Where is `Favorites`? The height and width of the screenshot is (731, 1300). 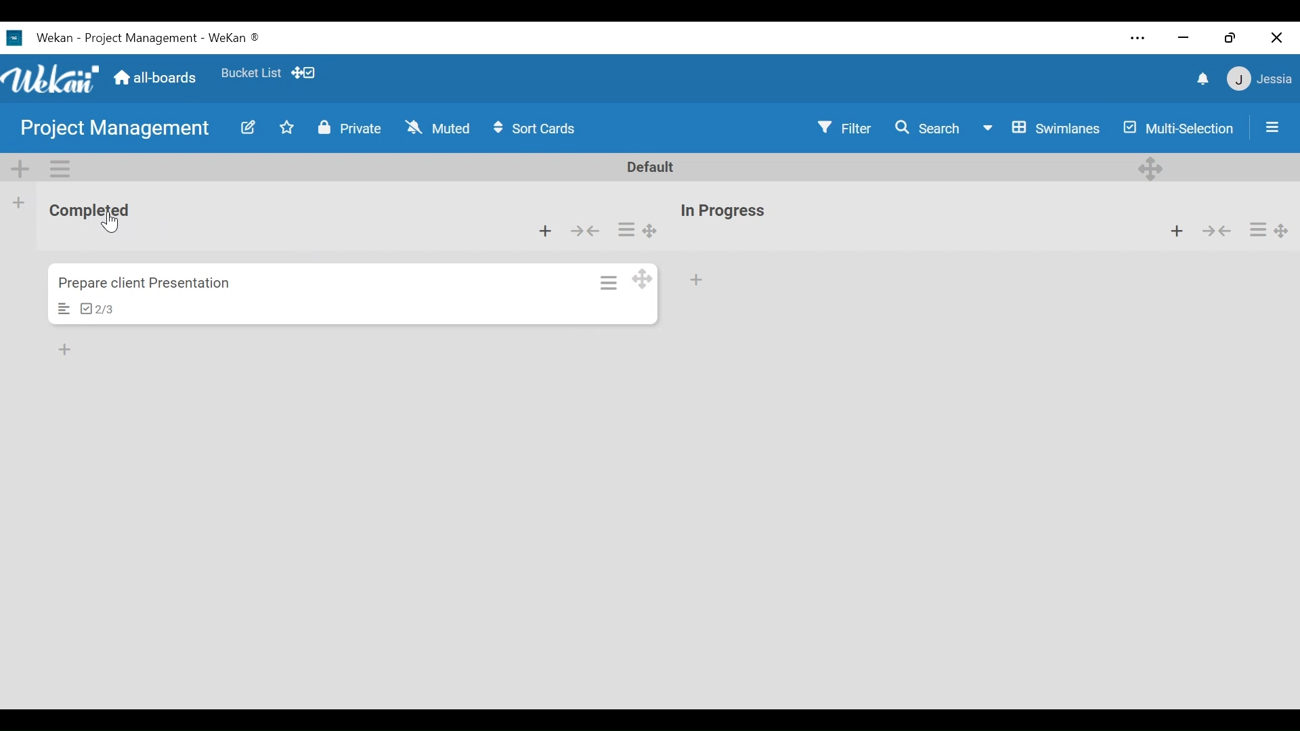
Favorites is located at coordinates (287, 129).